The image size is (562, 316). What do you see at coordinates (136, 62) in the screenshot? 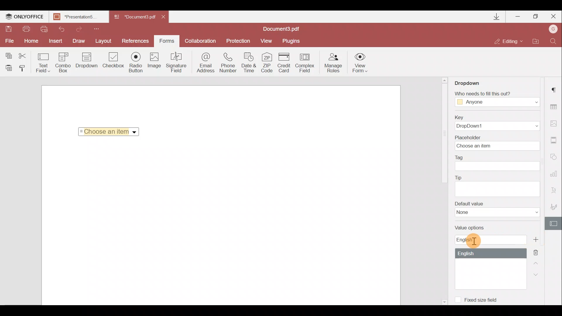
I see `Radio button` at bounding box center [136, 62].